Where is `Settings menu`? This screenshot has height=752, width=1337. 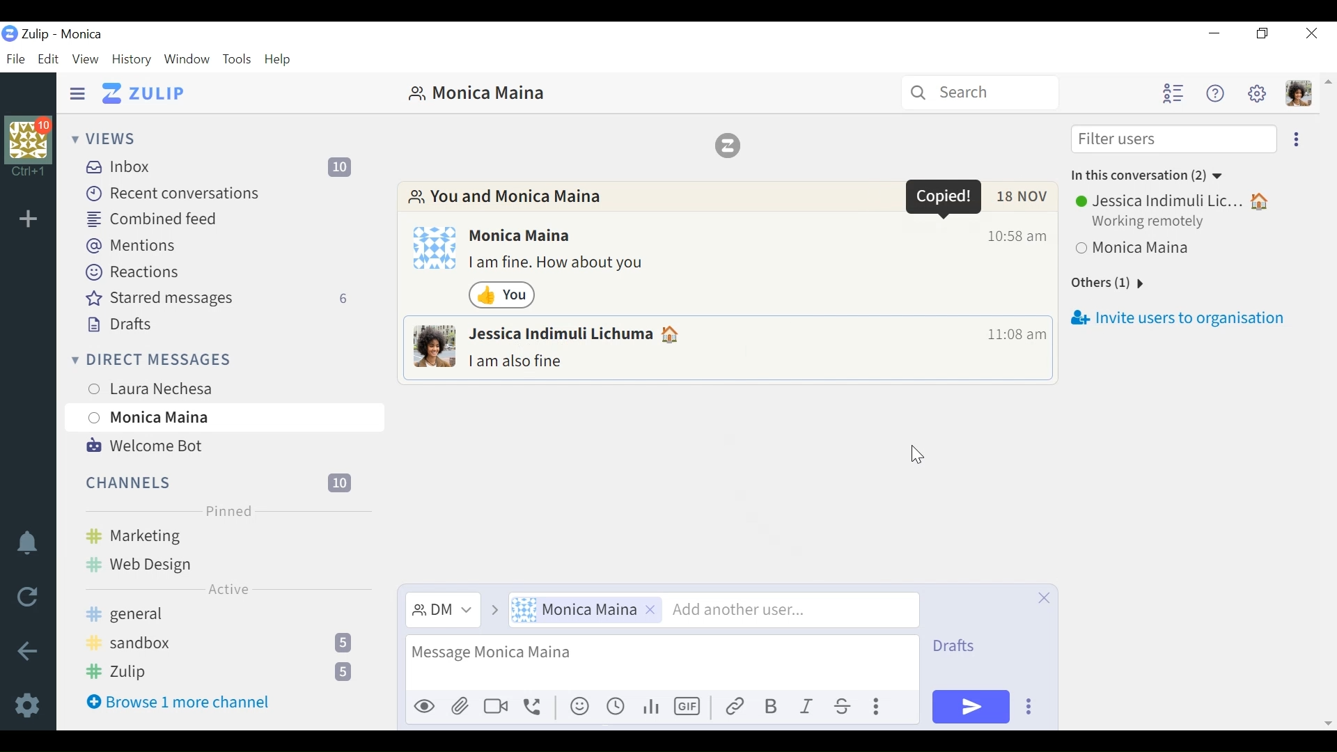 Settings menu is located at coordinates (1257, 93).